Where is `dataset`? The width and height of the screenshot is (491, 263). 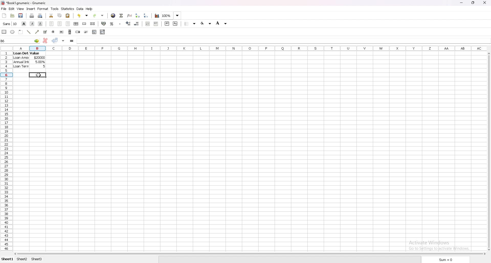 dataset is located at coordinates (29, 60).